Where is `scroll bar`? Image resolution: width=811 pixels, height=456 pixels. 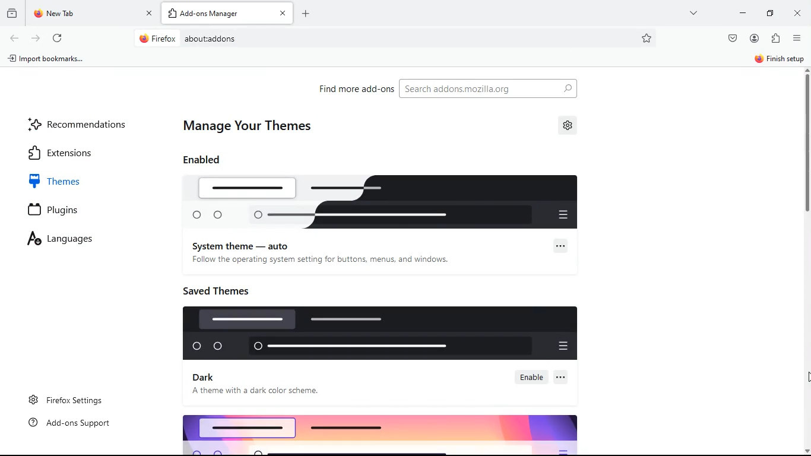 scroll bar is located at coordinates (808, 224).